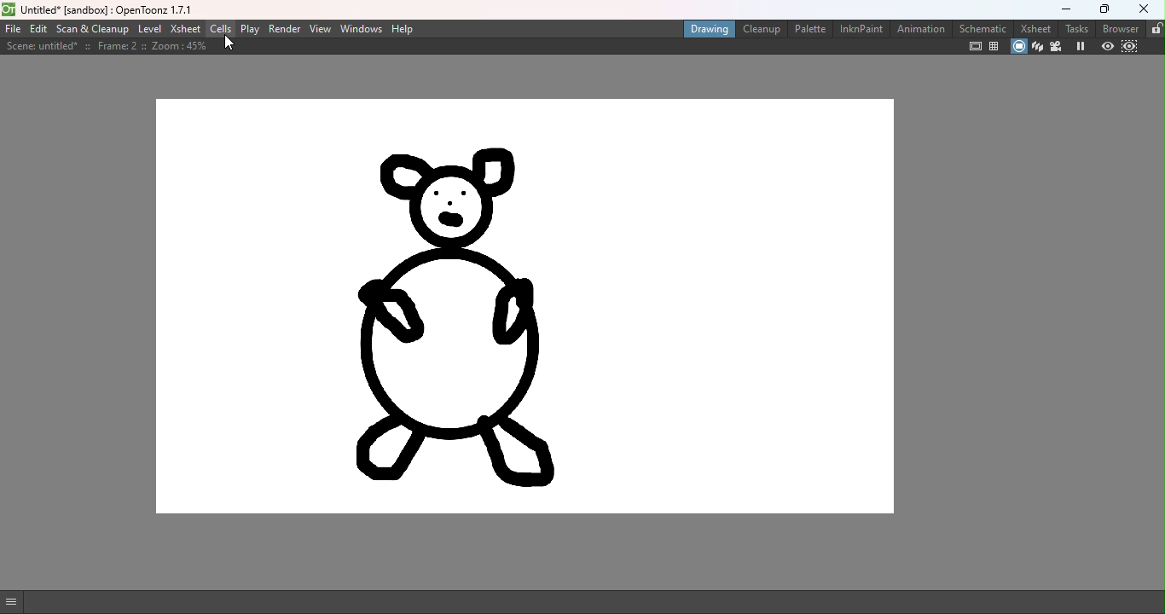  I want to click on Edit, so click(38, 30).